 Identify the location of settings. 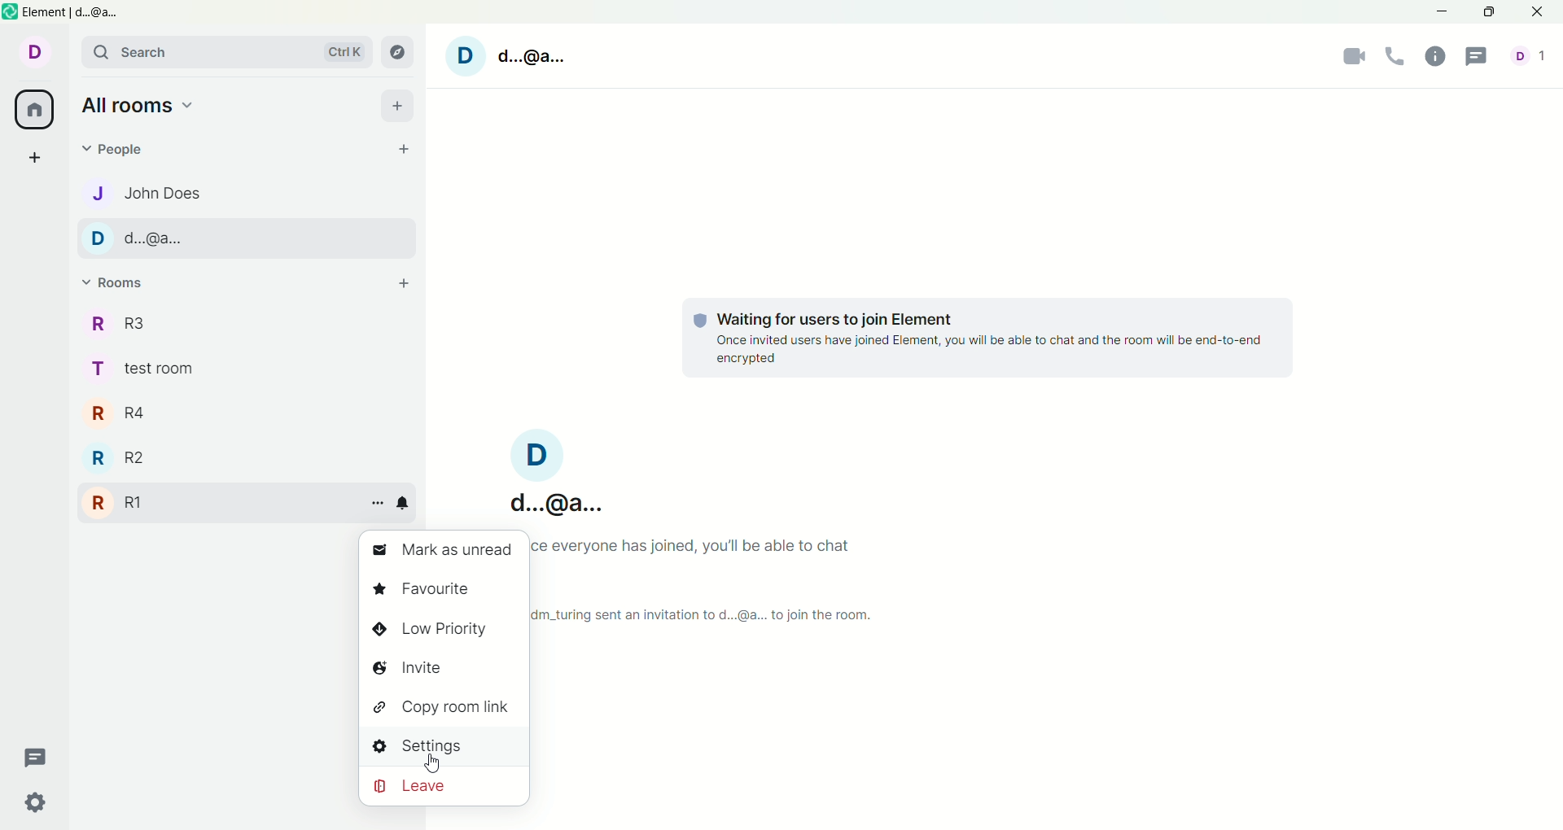
(422, 748).